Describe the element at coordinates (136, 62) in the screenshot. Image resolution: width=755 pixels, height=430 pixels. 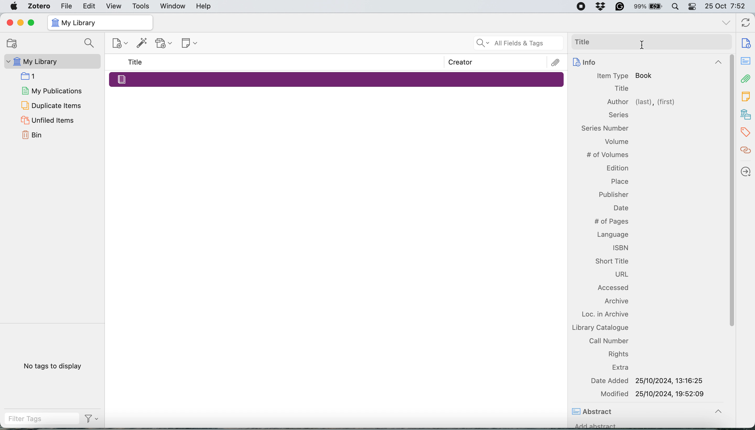
I see `Title` at that location.